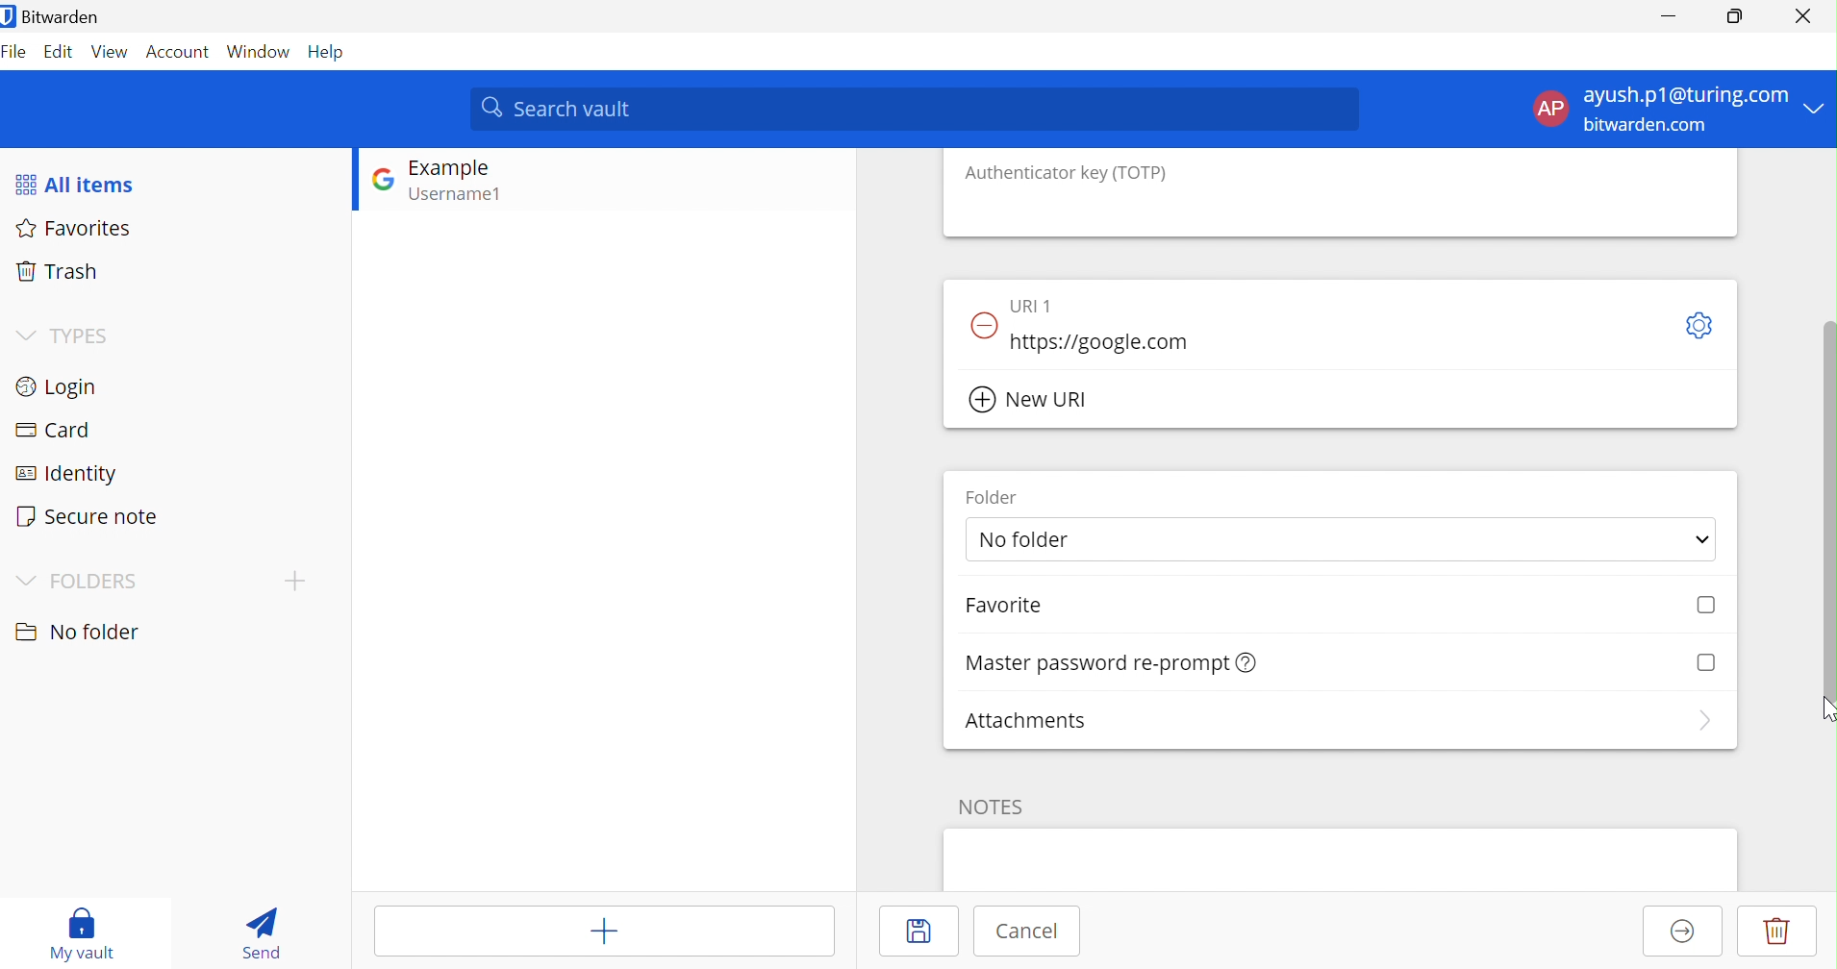 Image resolution: width=1837 pixels, height=969 pixels. What do you see at coordinates (1107, 342) in the screenshot?
I see `https://google.com` at bounding box center [1107, 342].